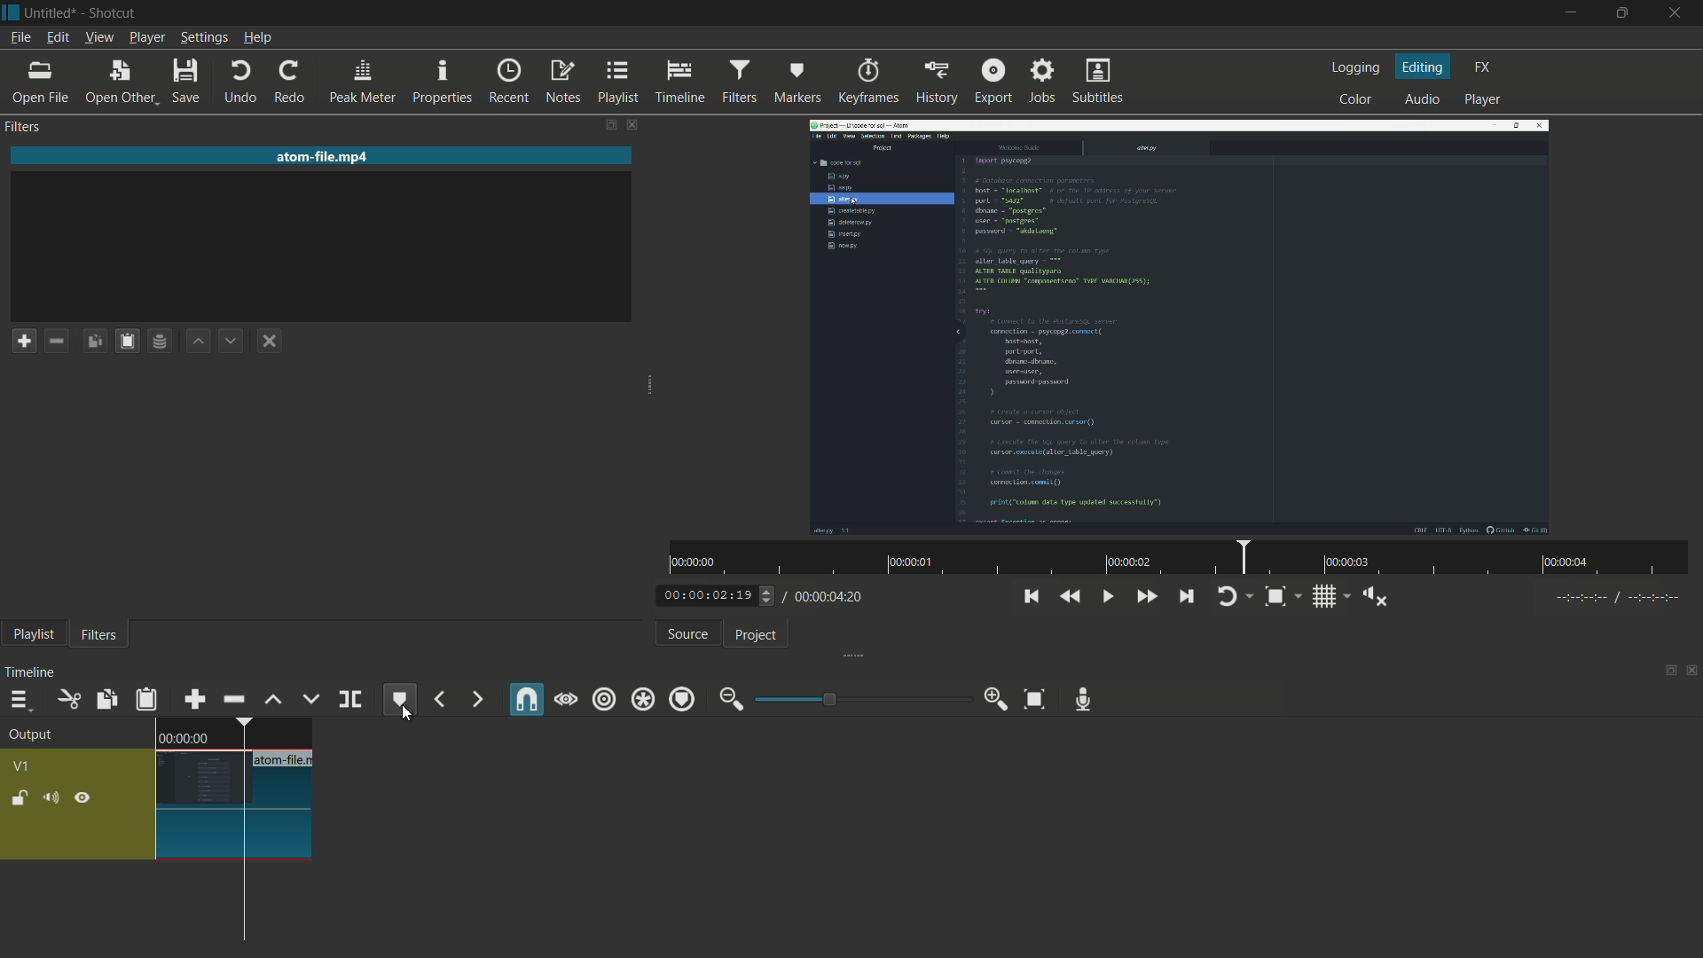 Image resolution: width=1703 pixels, height=958 pixels. Describe the element at coordinates (736, 82) in the screenshot. I see `filters` at that location.